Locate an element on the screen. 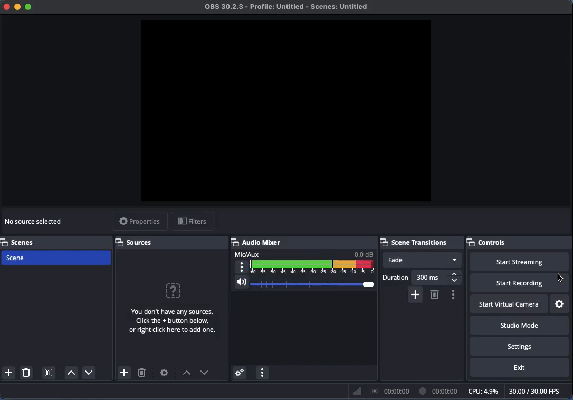 This screenshot has height=400, width=573. Time is located at coordinates (440, 391).